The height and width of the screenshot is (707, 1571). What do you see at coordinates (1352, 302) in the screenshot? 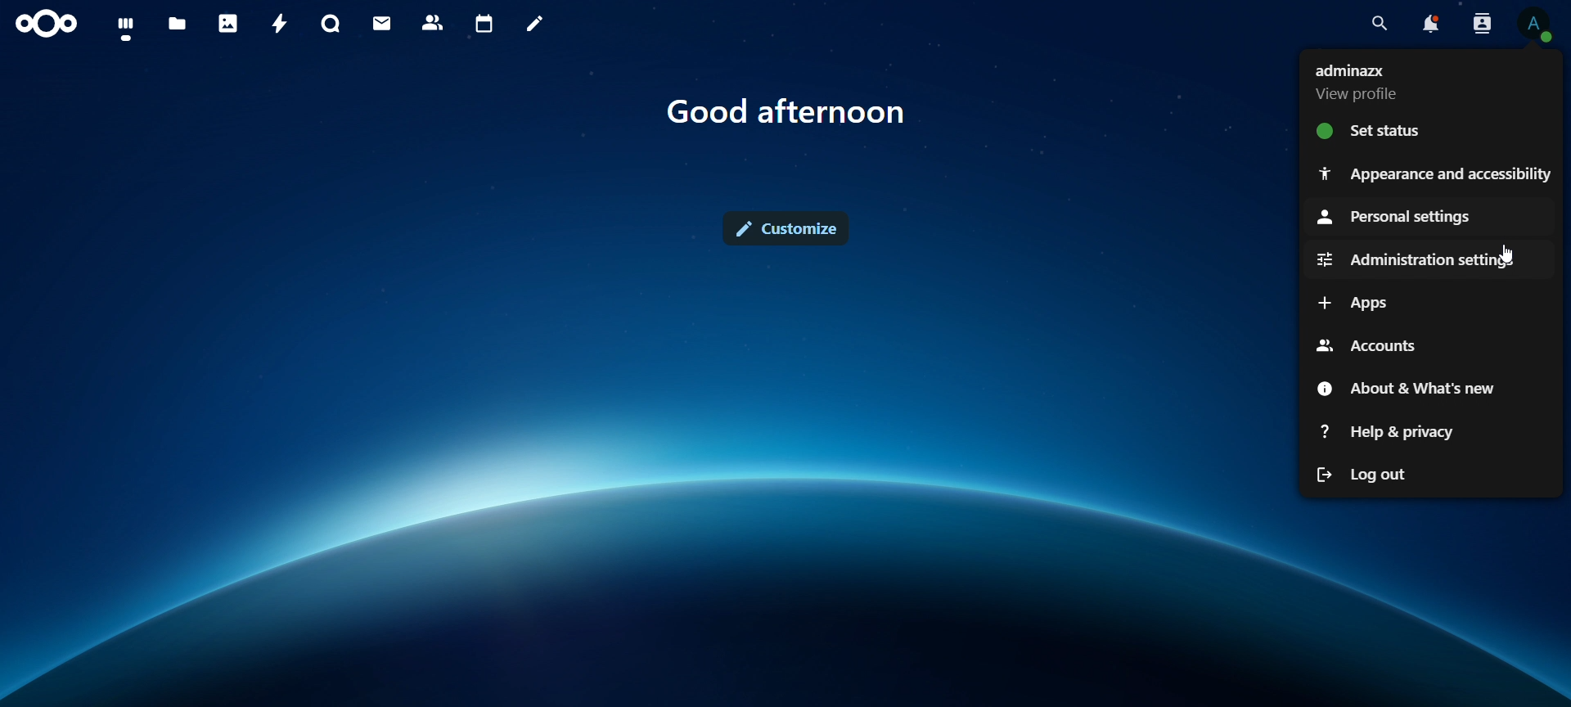
I see `apps` at bounding box center [1352, 302].